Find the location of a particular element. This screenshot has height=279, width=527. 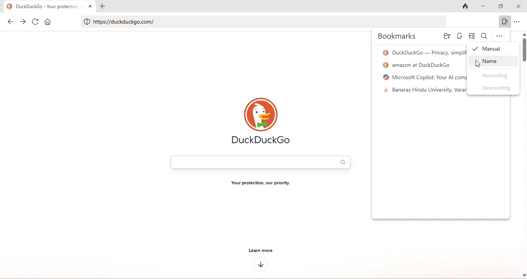

bookmarks is located at coordinates (398, 37).